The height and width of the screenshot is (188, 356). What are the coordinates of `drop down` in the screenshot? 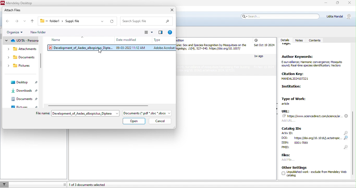 It's located at (83, 37).